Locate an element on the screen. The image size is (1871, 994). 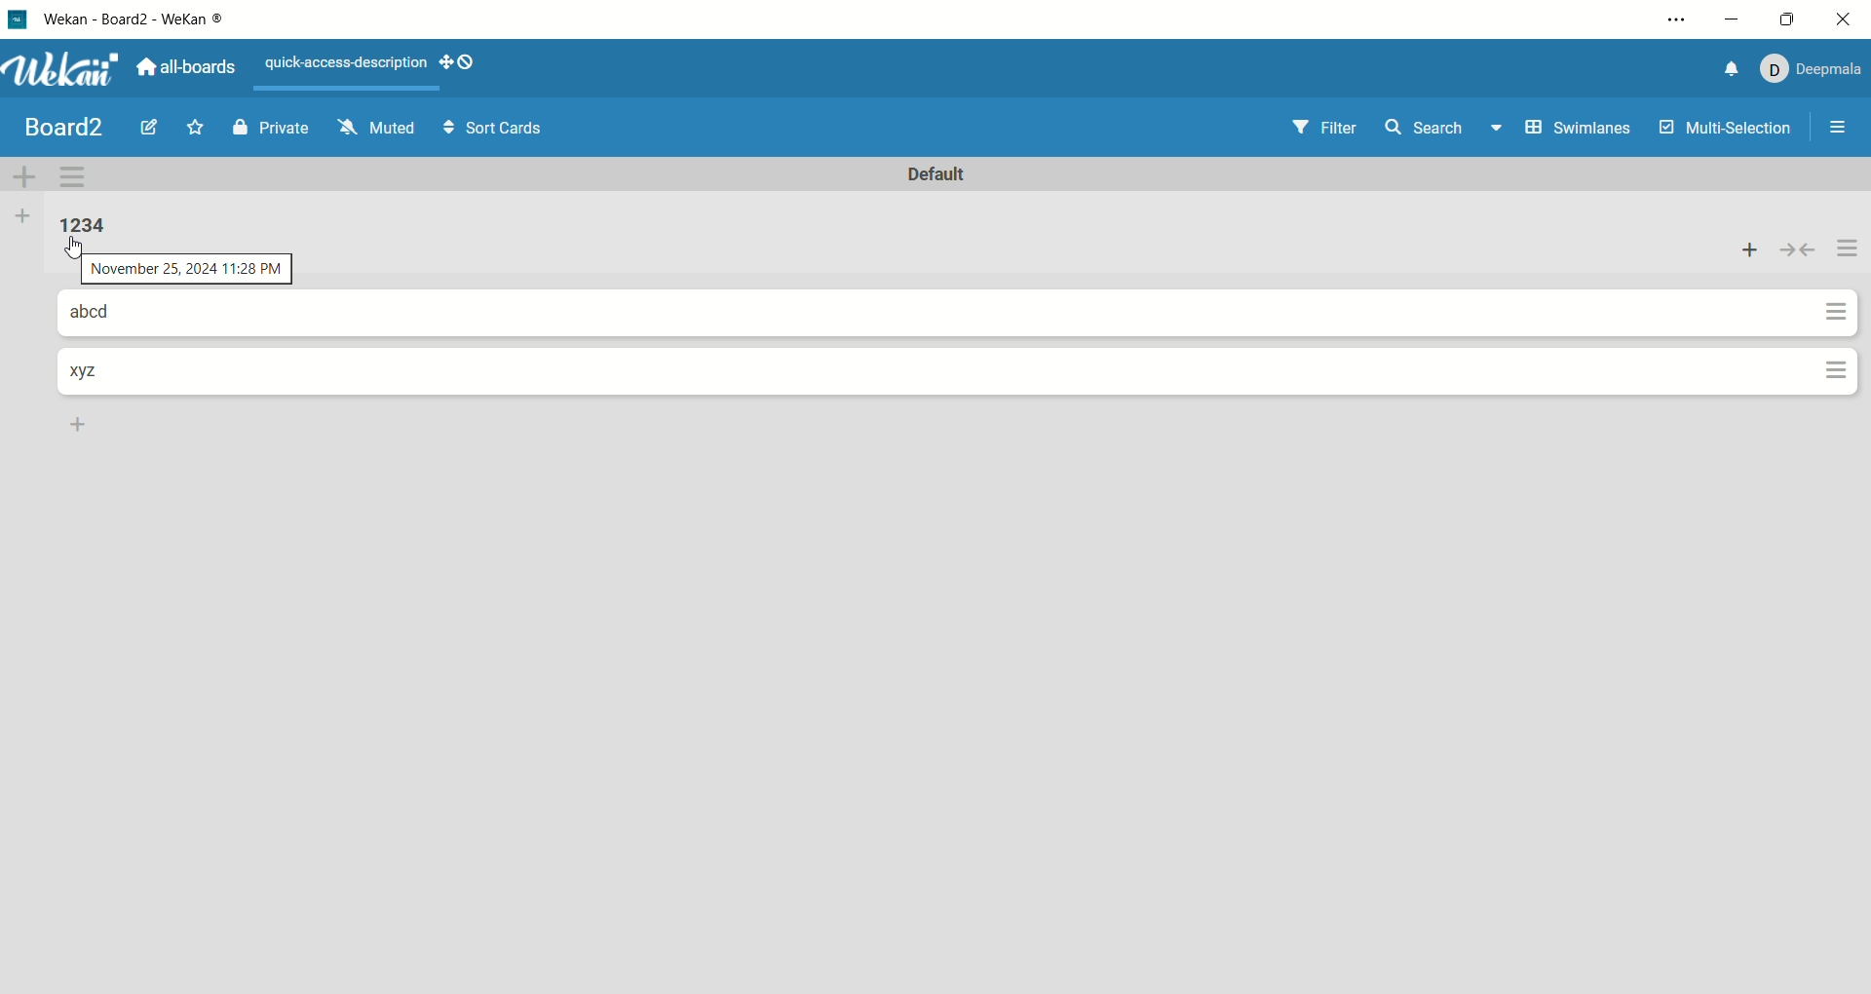
add list is located at coordinates (21, 218).